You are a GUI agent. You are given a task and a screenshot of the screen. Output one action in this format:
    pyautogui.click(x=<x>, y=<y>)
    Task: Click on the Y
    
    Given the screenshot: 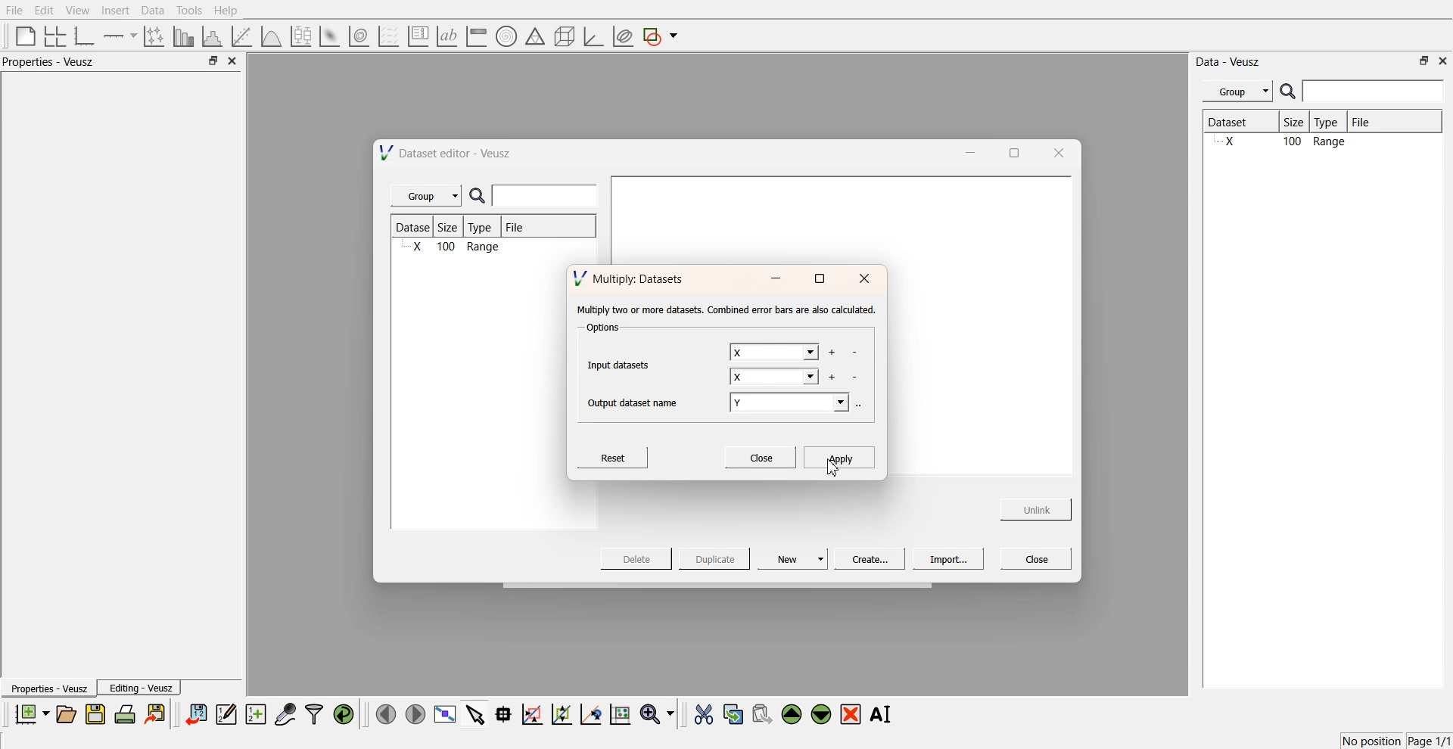 What is the action you would take?
    pyautogui.click(x=792, y=404)
    